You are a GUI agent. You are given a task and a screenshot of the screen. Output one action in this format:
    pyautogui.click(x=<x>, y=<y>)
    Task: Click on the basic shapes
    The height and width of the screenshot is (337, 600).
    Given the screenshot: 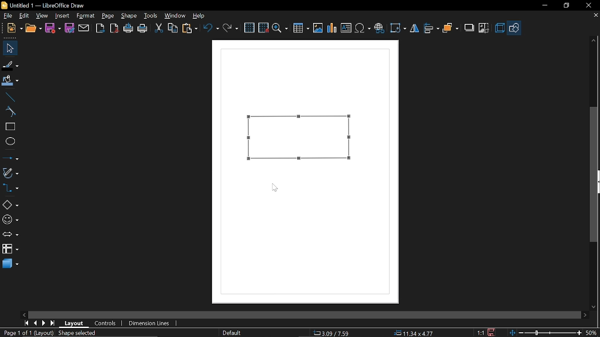 What is the action you would take?
    pyautogui.click(x=9, y=206)
    